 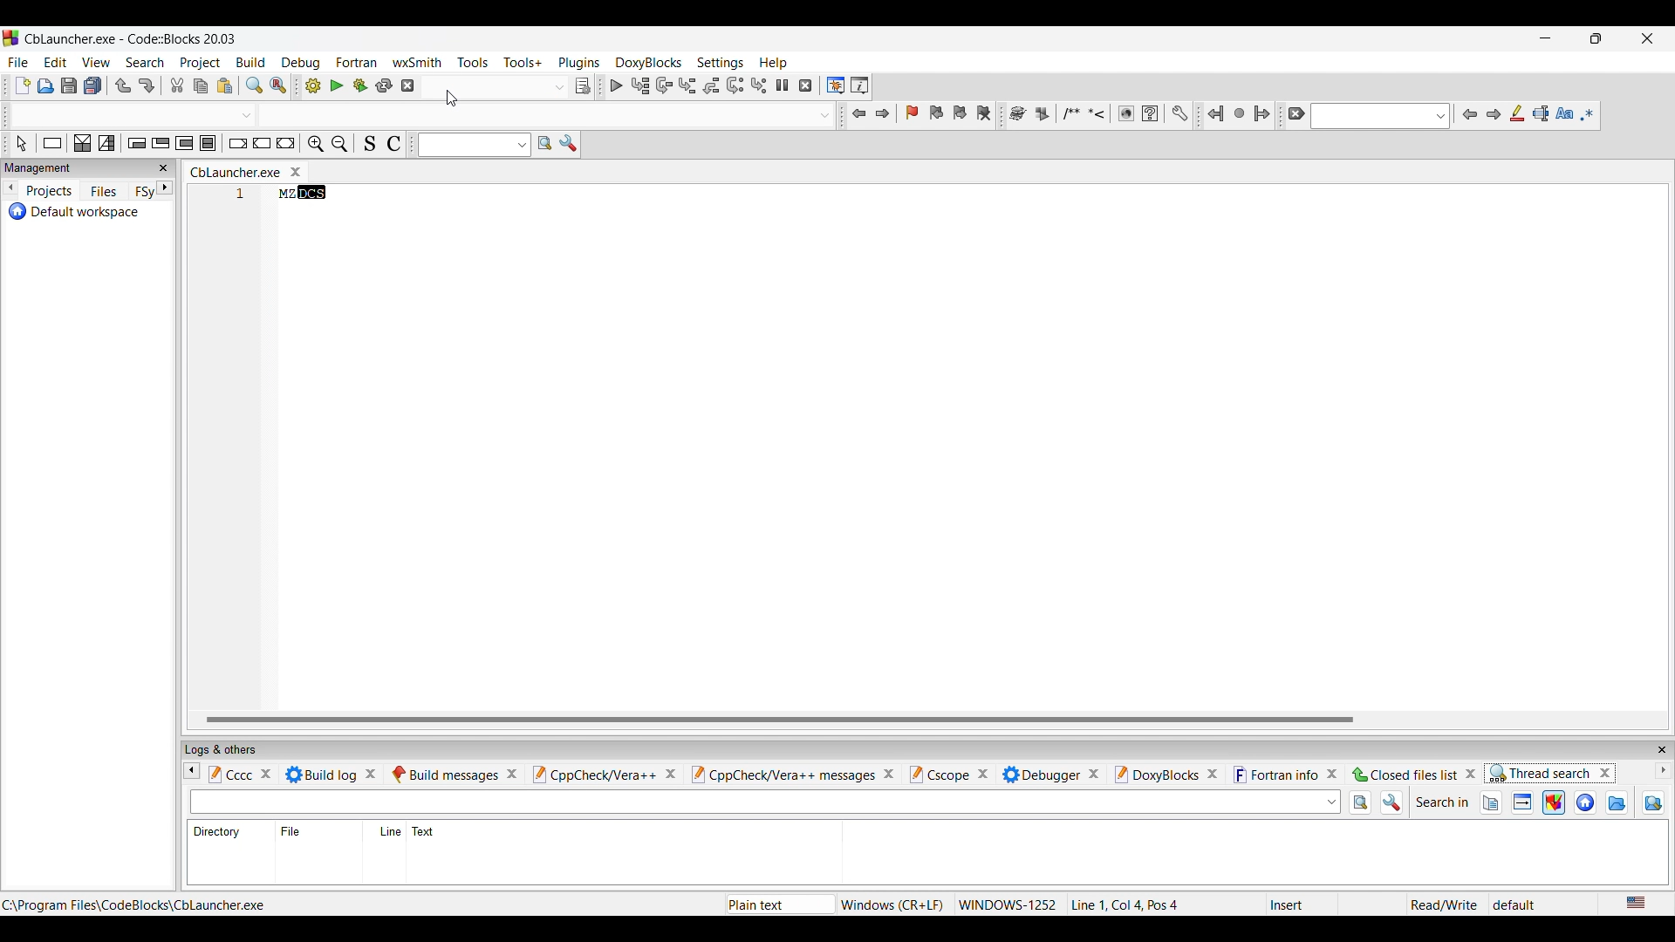 I want to click on Show options window, so click(x=568, y=143).